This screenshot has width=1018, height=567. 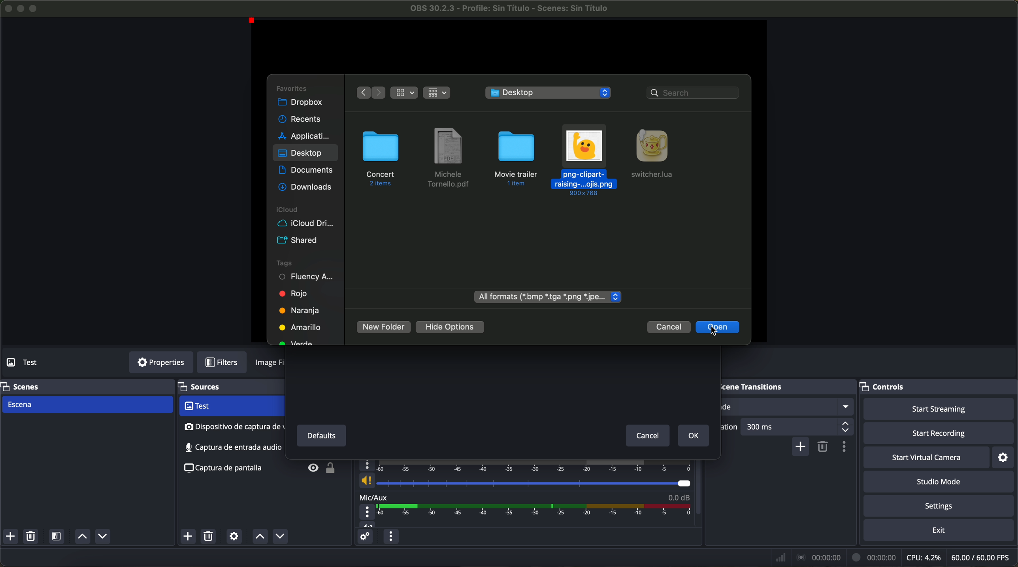 What do you see at coordinates (30, 537) in the screenshot?
I see `remove selected scene` at bounding box center [30, 537].